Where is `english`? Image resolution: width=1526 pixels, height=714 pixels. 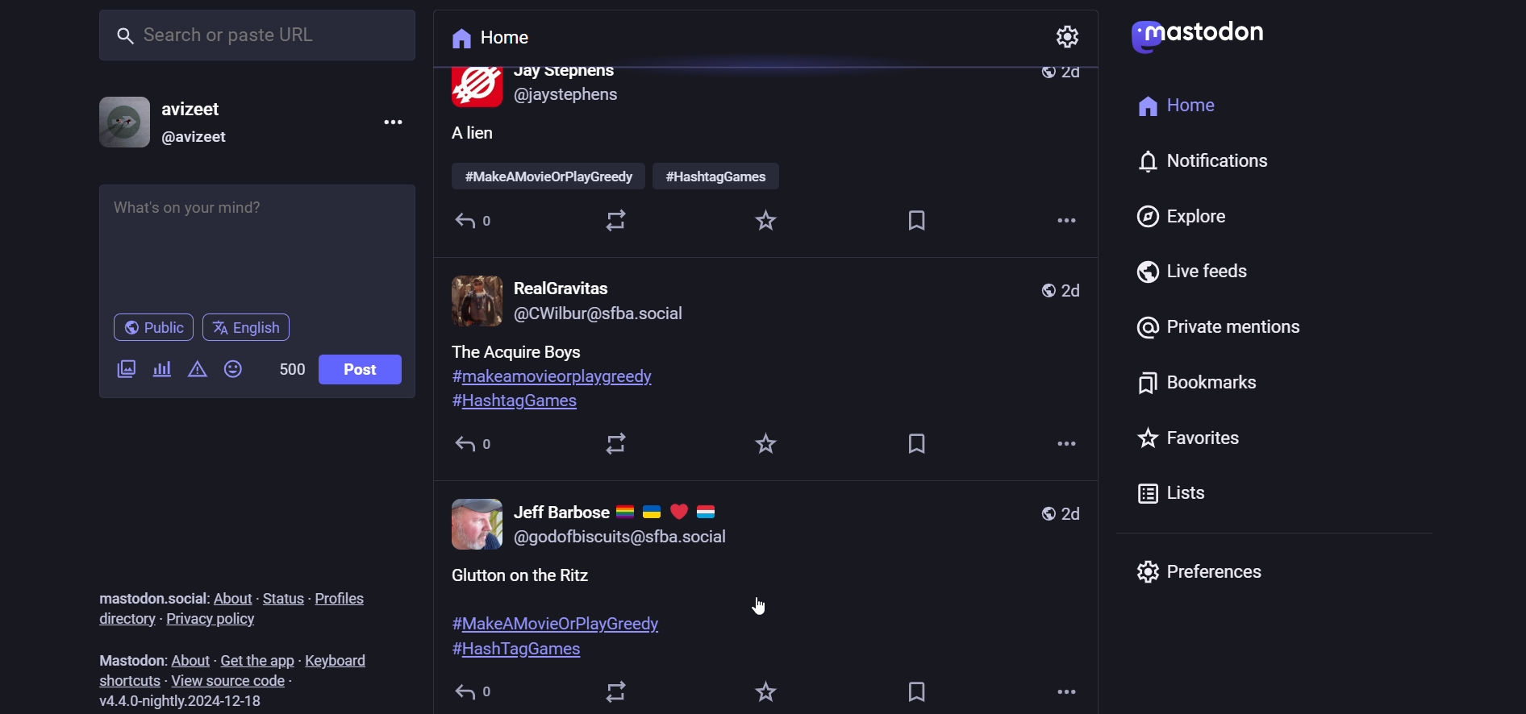 english is located at coordinates (248, 328).